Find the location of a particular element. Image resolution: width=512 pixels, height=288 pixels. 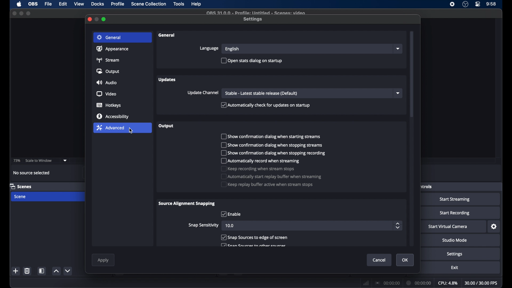

checkbox is located at coordinates (254, 237).